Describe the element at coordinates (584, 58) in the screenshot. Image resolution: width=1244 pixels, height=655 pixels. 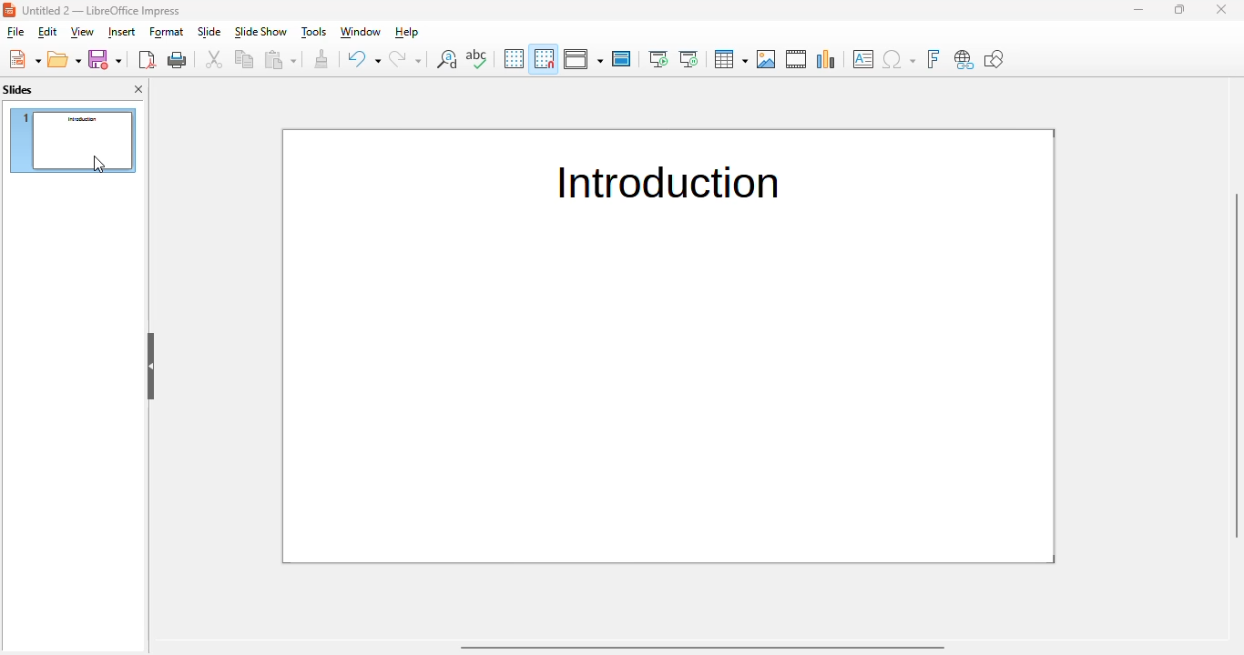
I see `display views` at that location.